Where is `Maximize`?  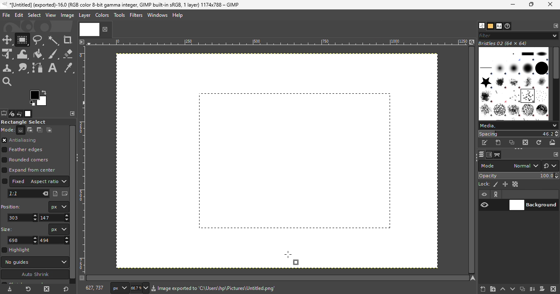
Maximize is located at coordinates (532, 5).